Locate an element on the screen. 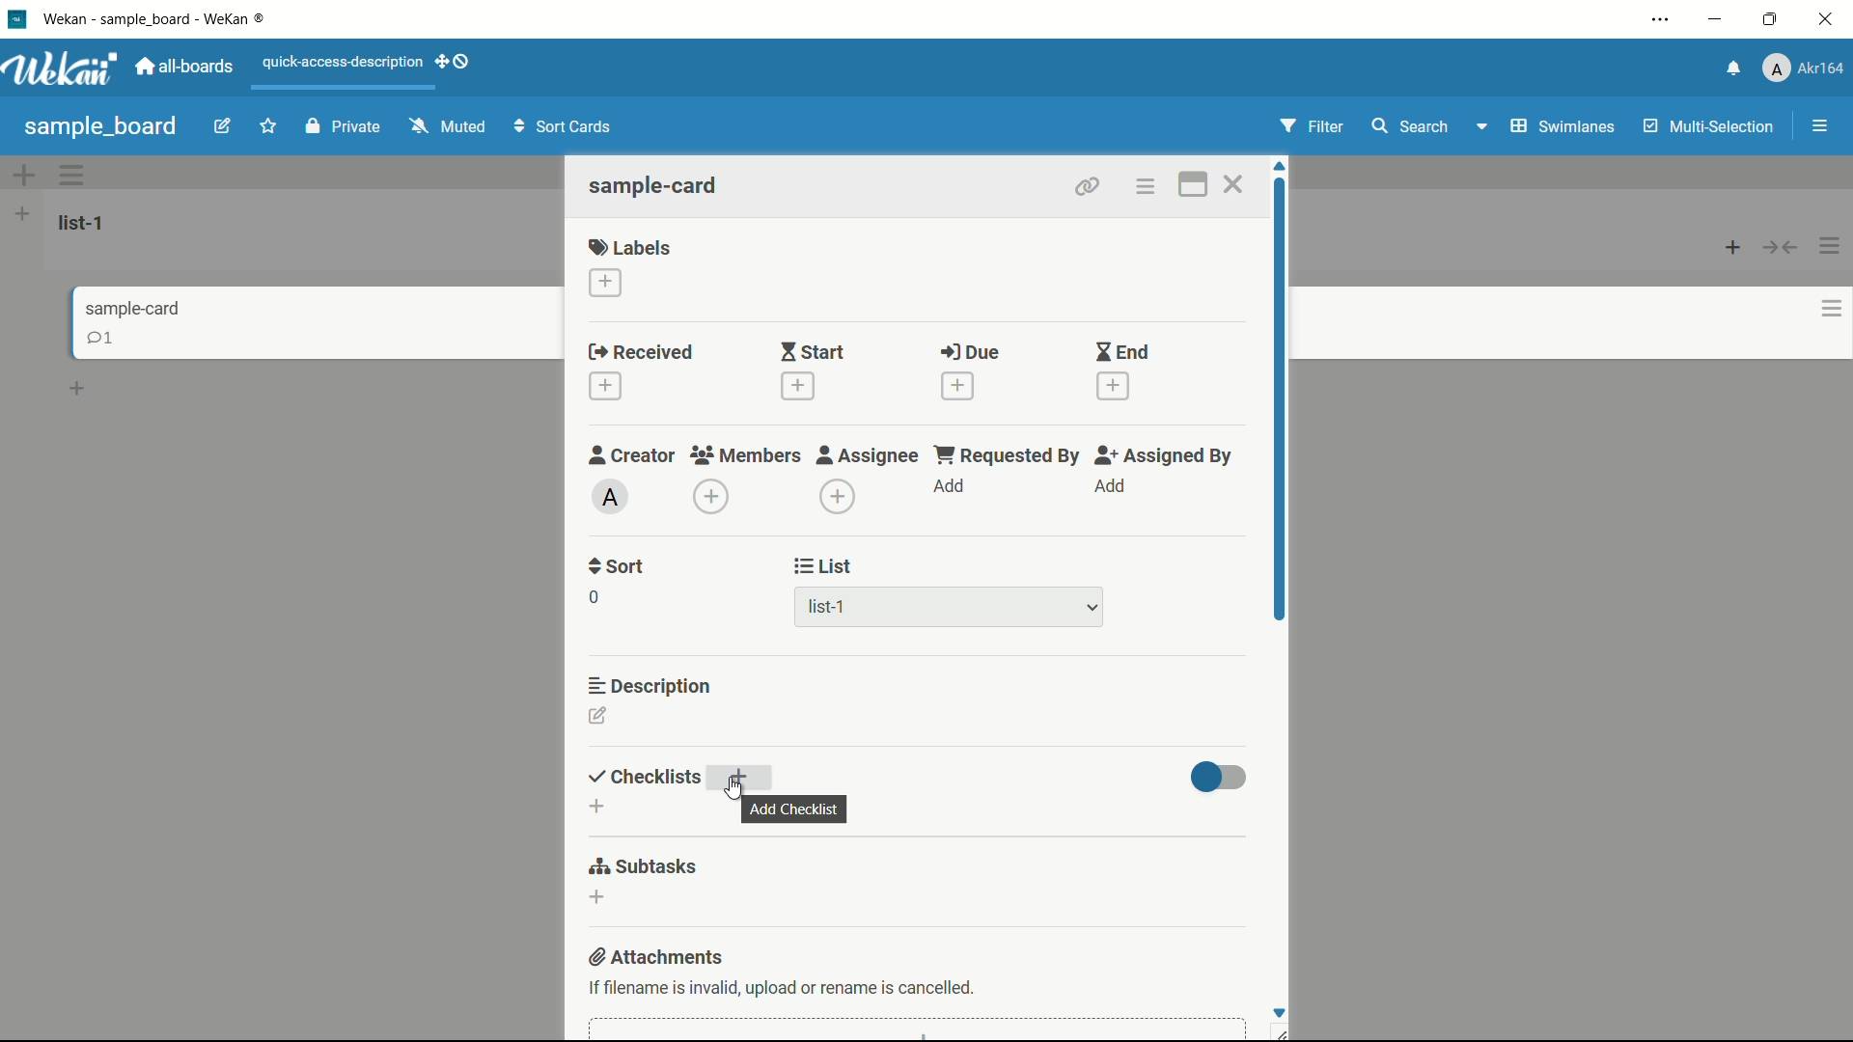 The height and width of the screenshot is (1042, 1853). list-1 is located at coordinates (89, 221).